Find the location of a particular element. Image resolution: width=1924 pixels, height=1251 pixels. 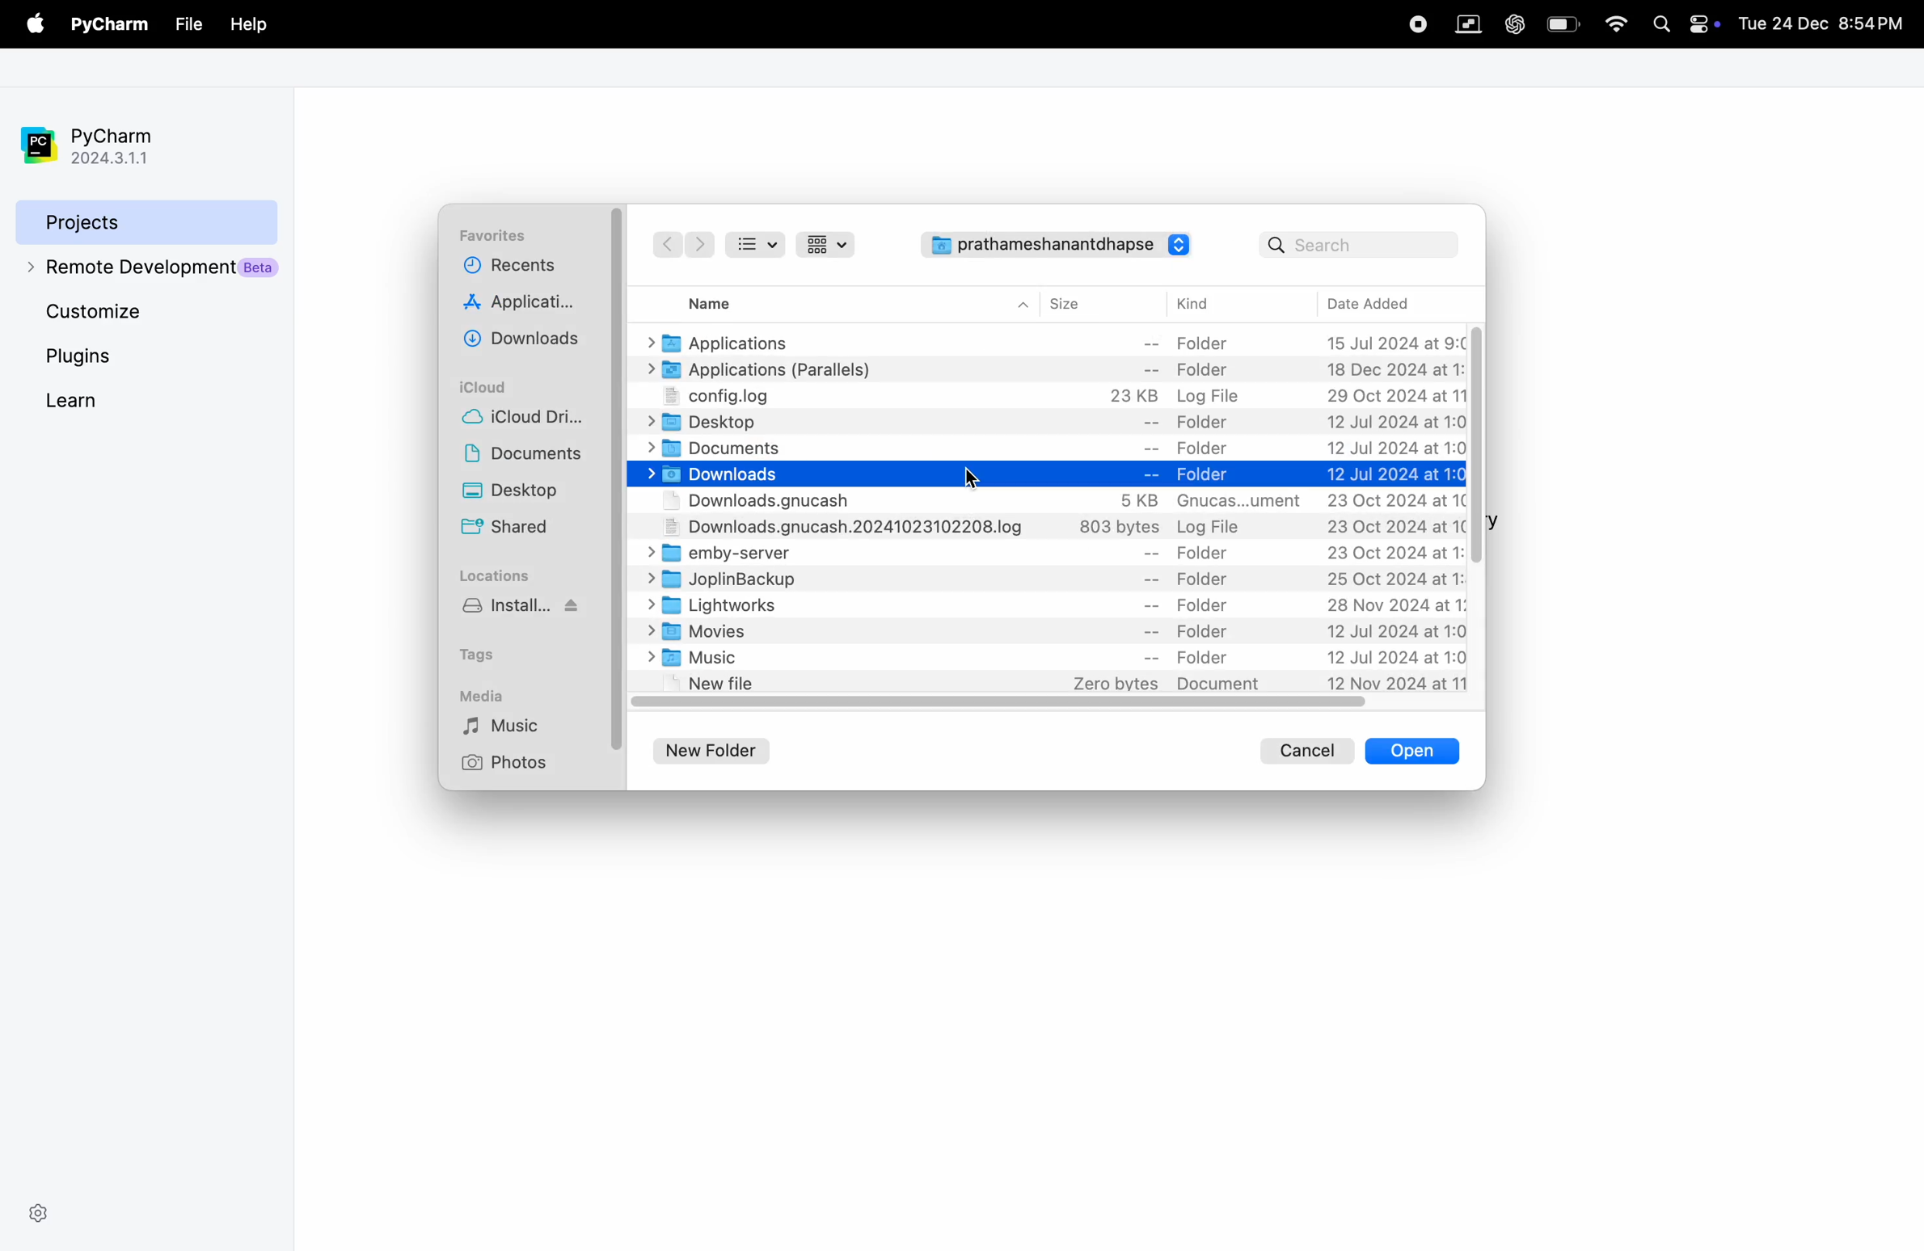

up is located at coordinates (1023, 304).